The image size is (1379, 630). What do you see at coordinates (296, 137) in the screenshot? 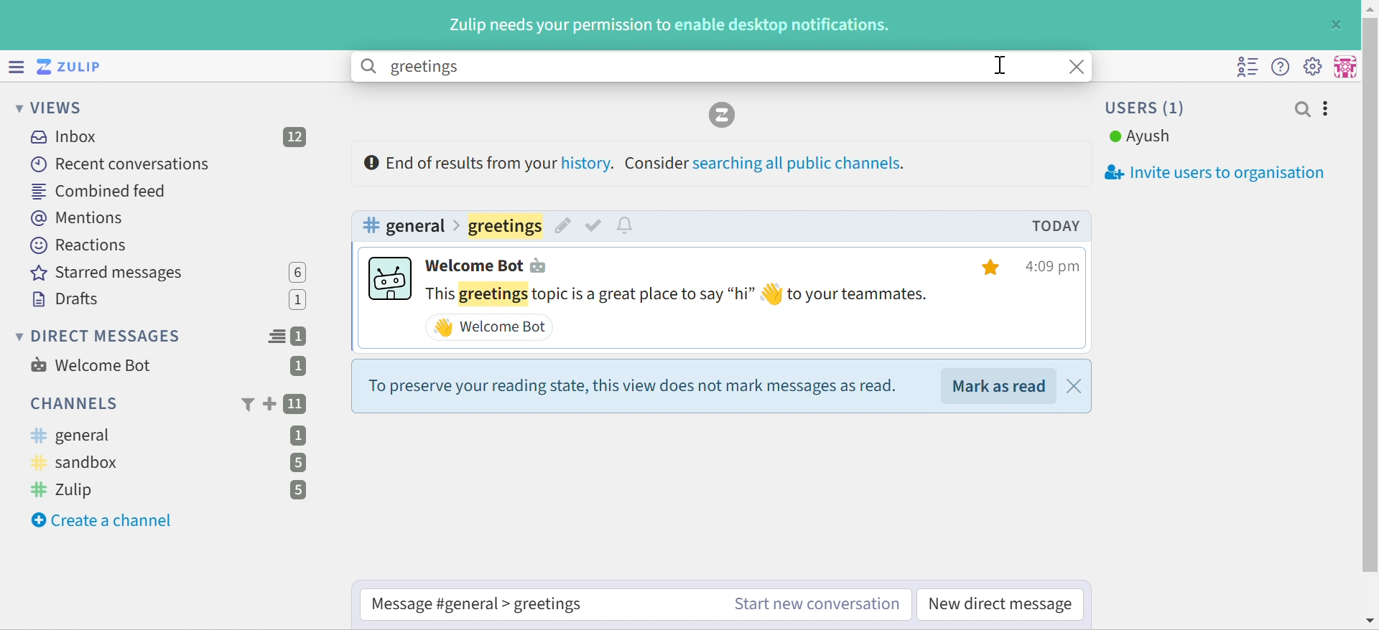
I see `12` at bounding box center [296, 137].